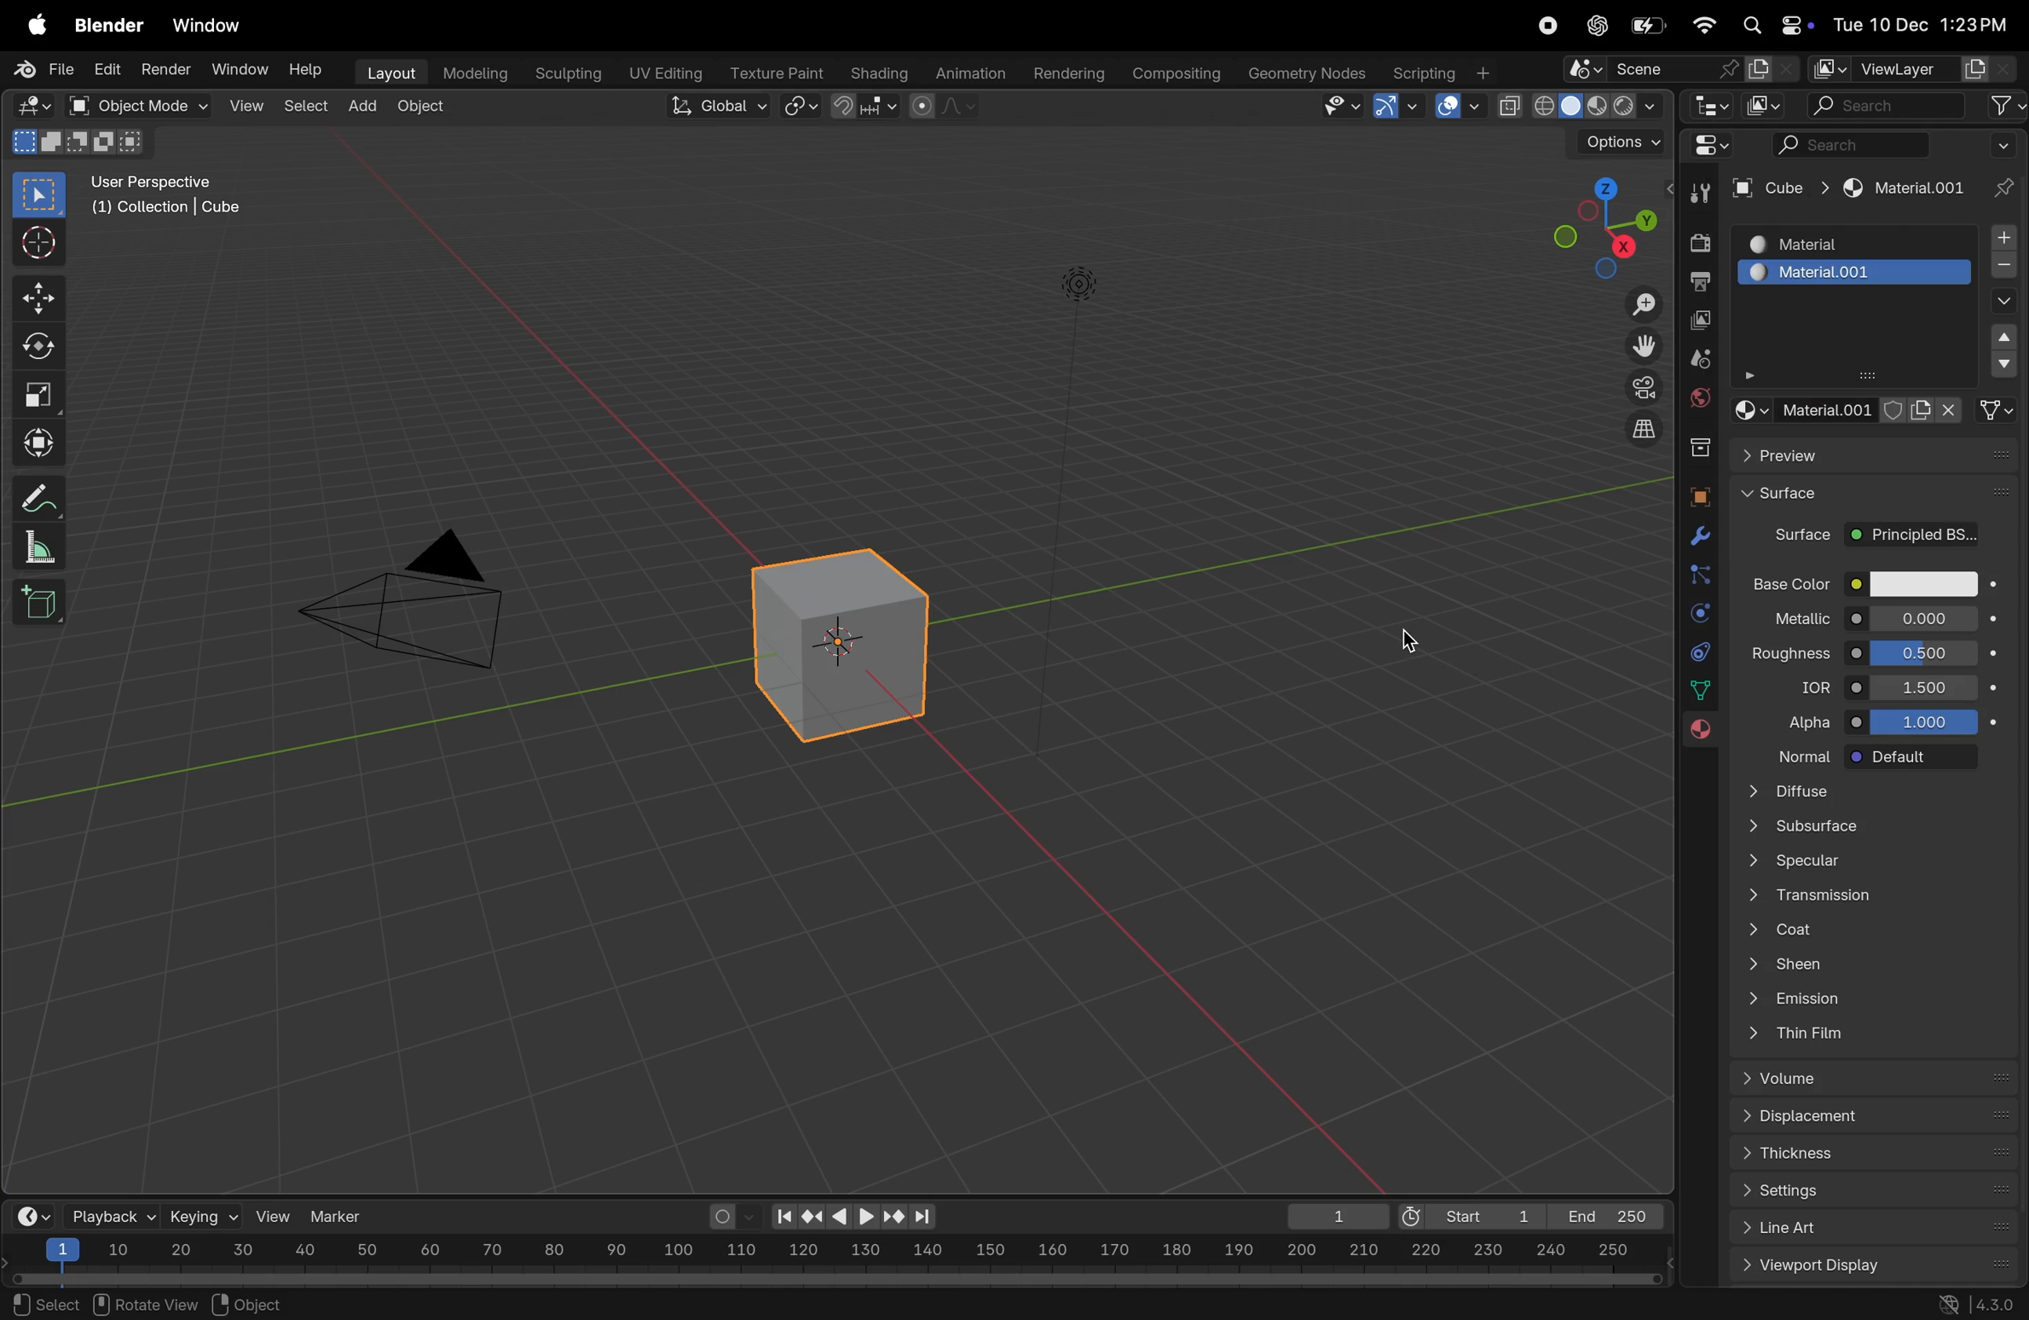 The width and height of the screenshot is (2029, 1320). Describe the element at coordinates (35, 347) in the screenshot. I see `rotate` at that location.